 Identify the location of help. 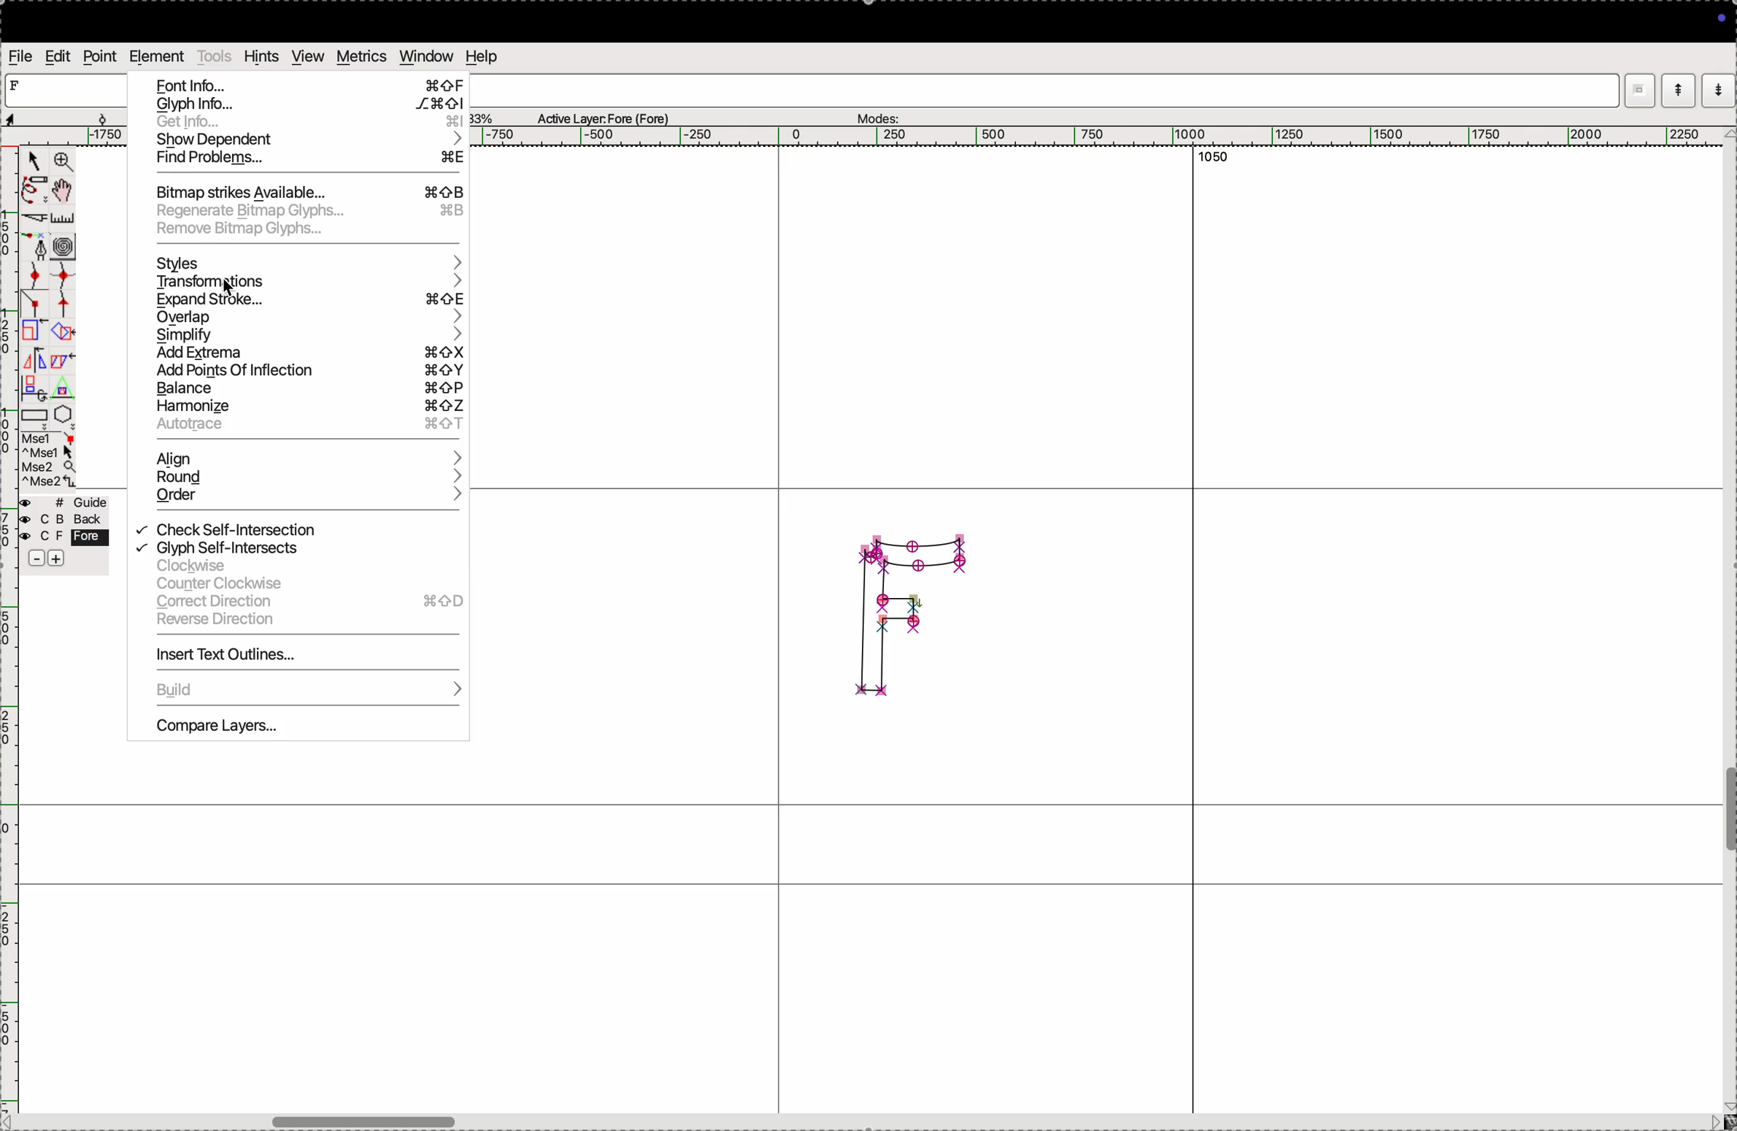
(480, 56).